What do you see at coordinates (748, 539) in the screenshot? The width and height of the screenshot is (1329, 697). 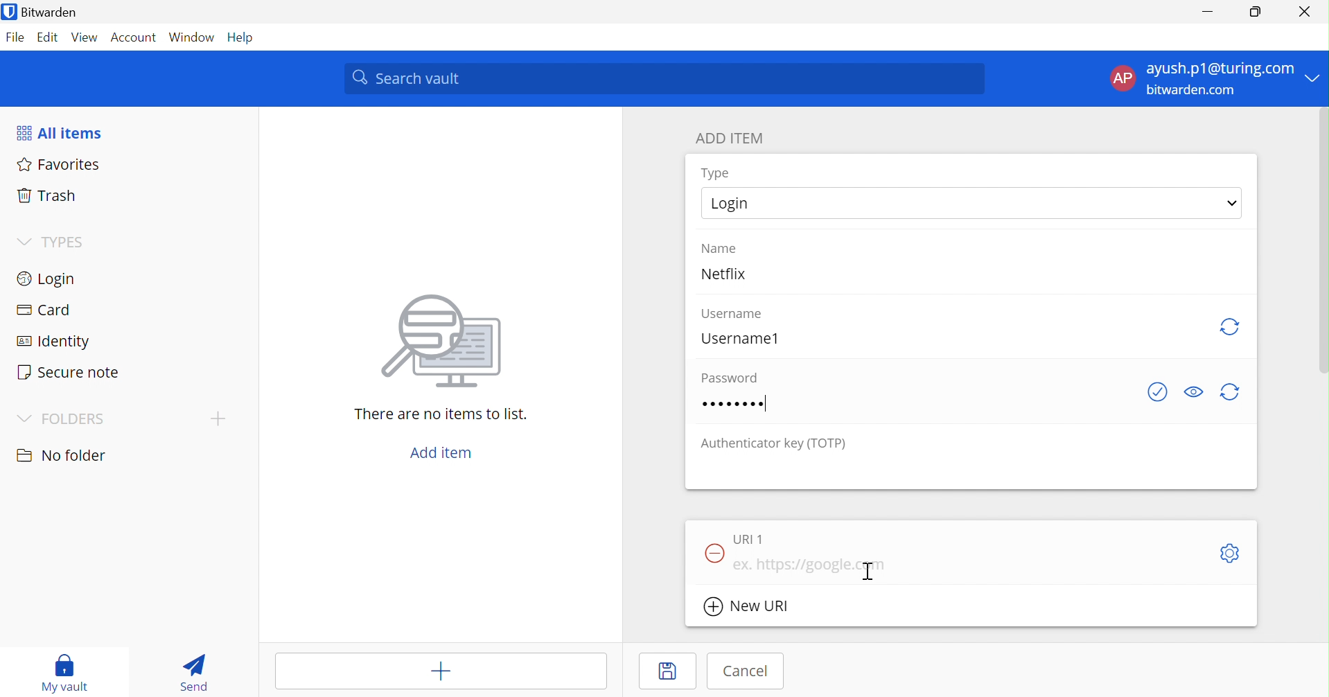 I see `URl 1` at bounding box center [748, 539].